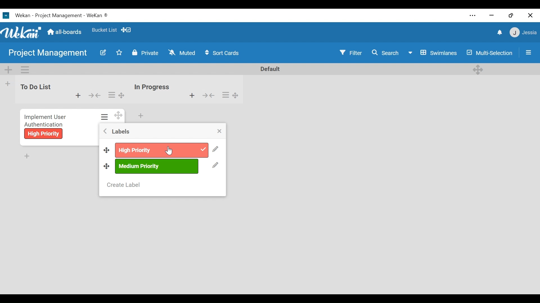 The width and height of the screenshot is (540, 303). I want to click on notification, so click(499, 33).